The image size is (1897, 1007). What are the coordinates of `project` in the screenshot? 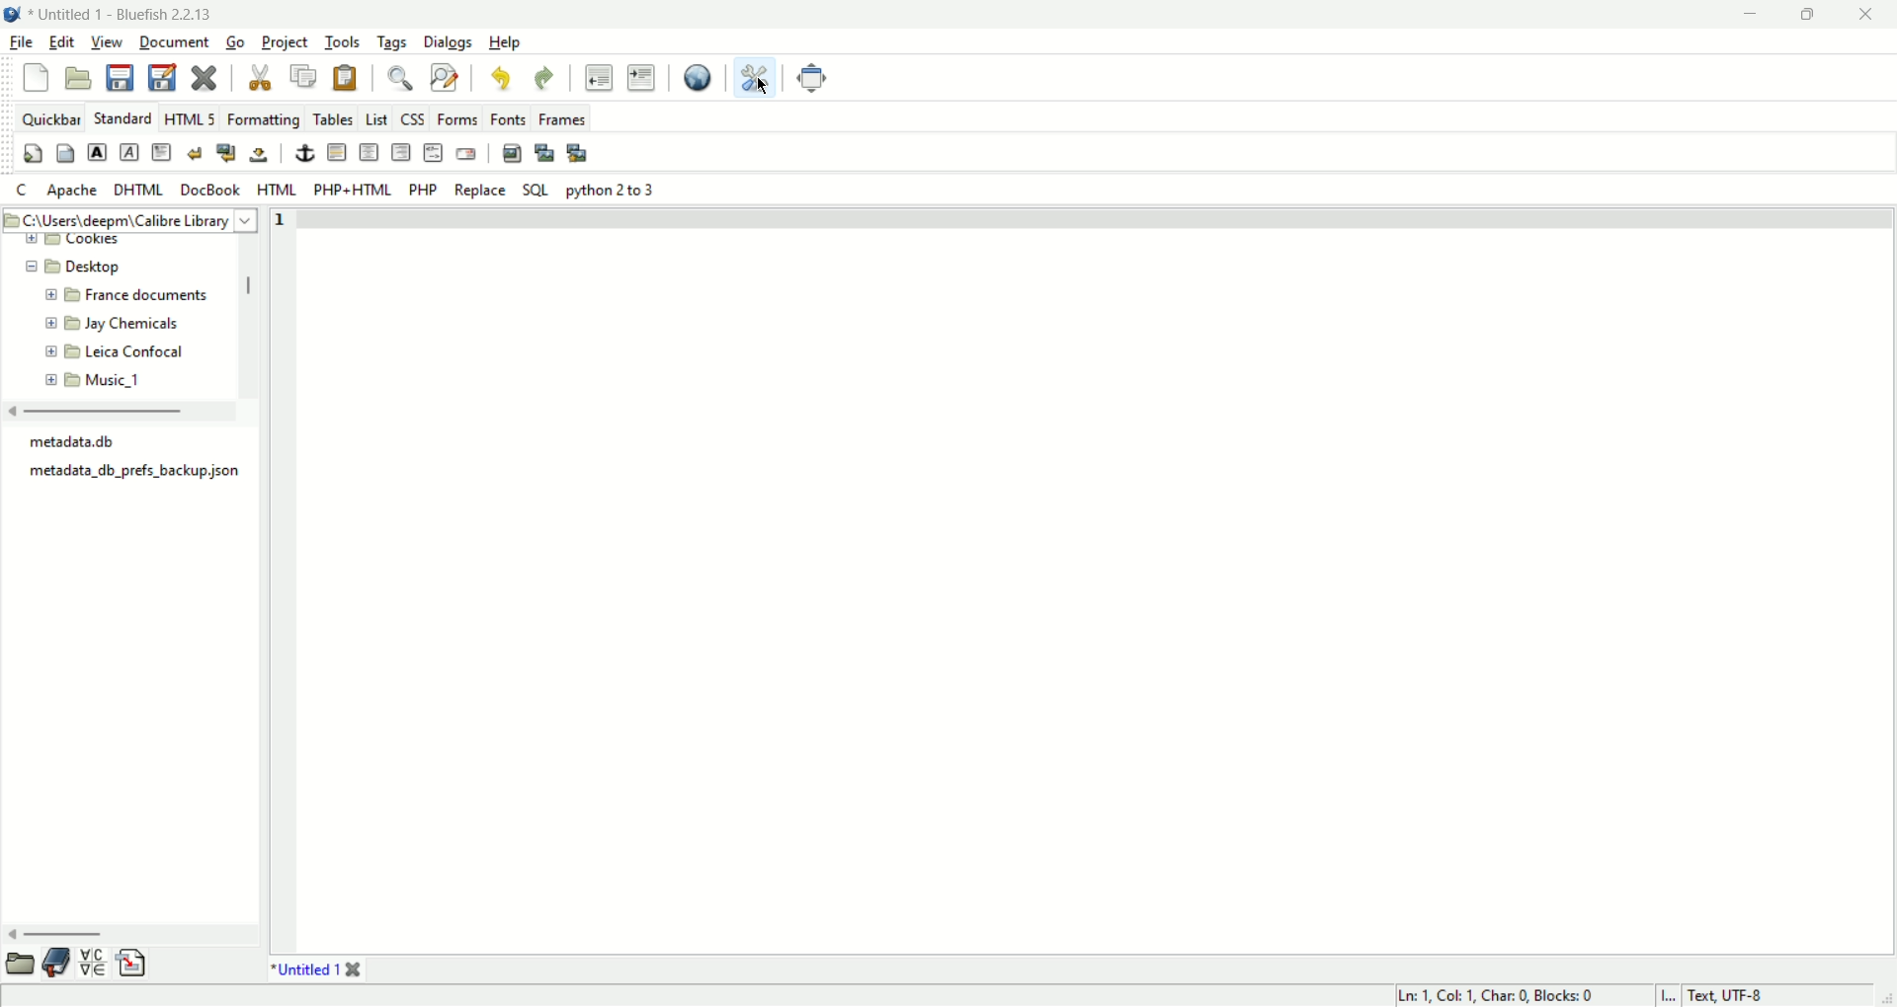 It's located at (287, 41).